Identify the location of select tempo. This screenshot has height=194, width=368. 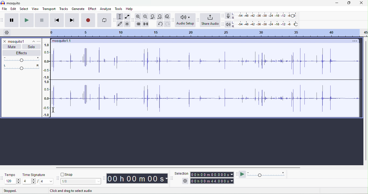
(12, 181).